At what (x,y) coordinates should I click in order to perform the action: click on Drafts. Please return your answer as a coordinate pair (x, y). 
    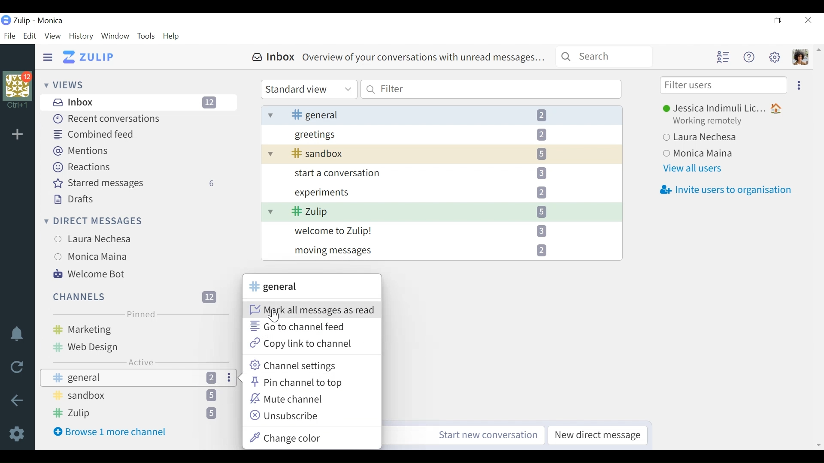
    Looking at the image, I should click on (72, 200).